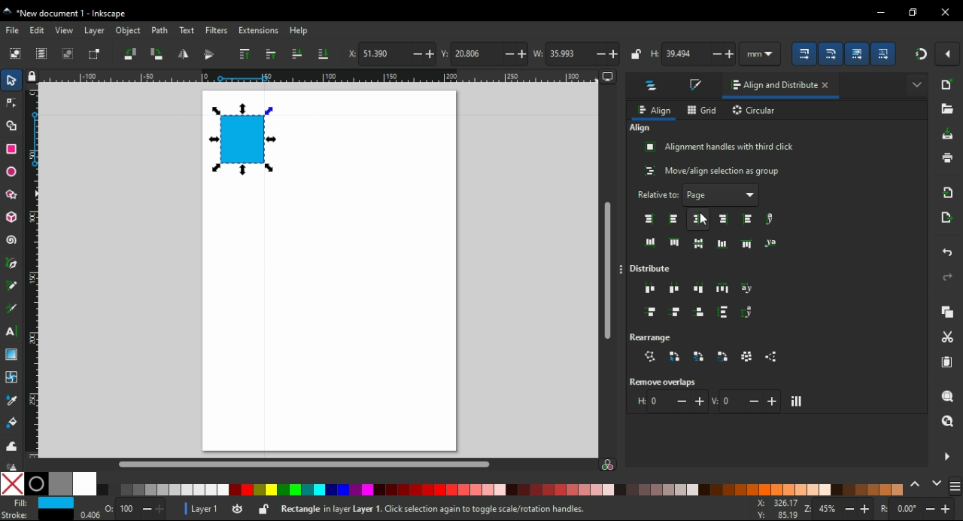 The image size is (963, 521). I want to click on rearrange, so click(658, 336).